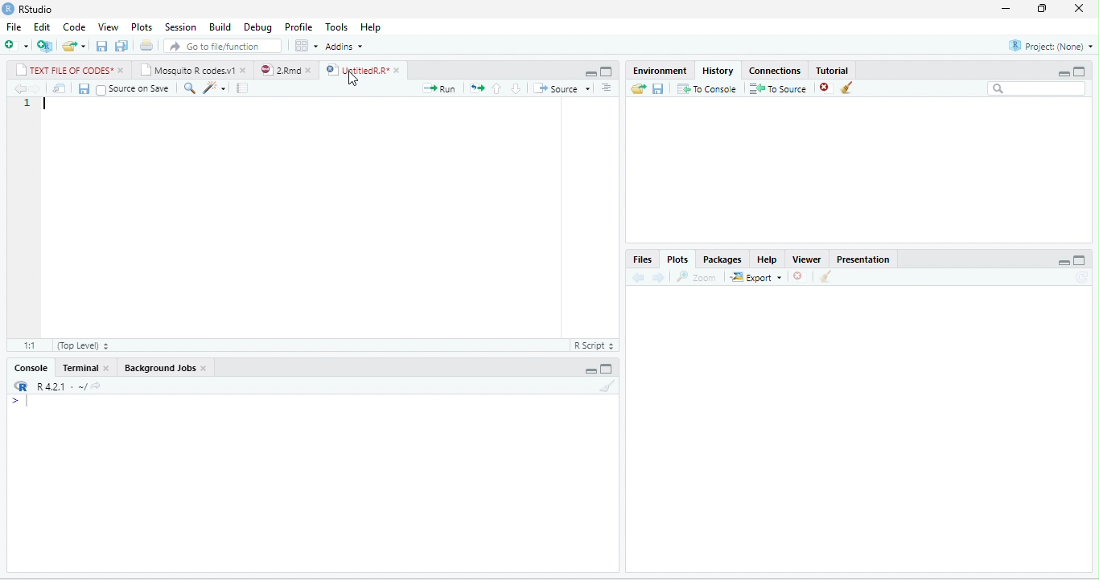 Image resolution: width=1099 pixels, height=580 pixels. What do you see at coordinates (591, 370) in the screenshot?
I see `minimize` at bounding box center [591, 370].